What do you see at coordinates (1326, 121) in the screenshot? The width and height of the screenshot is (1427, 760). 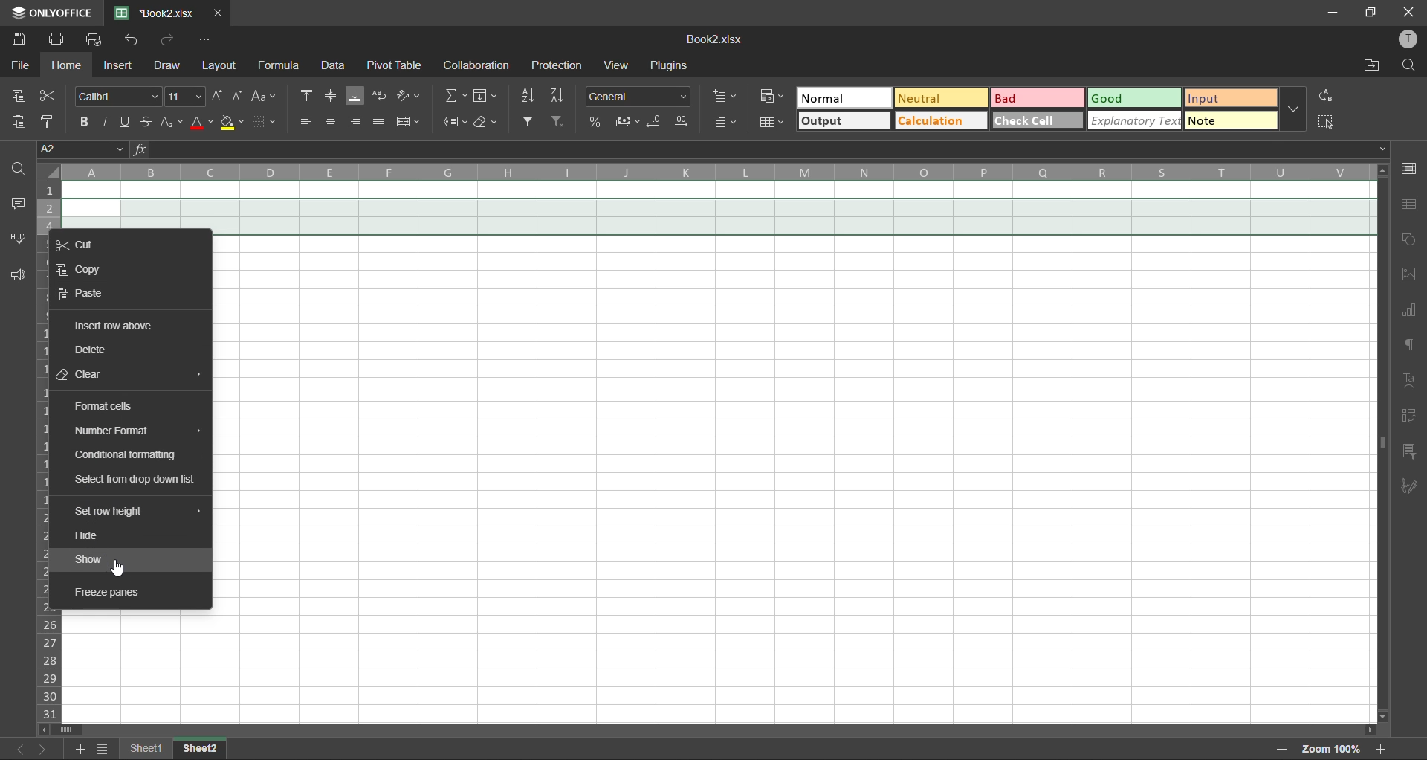 I see `select all` at bounding box center [1326, 121].